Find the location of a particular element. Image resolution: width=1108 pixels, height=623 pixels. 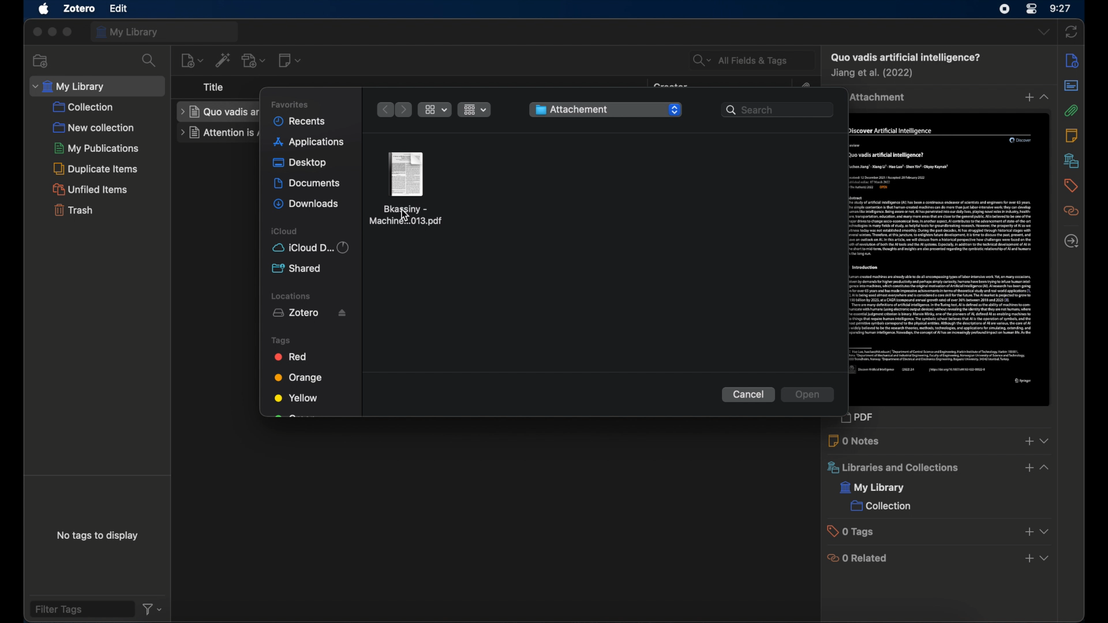

add is located at coordinates (1028, 532).